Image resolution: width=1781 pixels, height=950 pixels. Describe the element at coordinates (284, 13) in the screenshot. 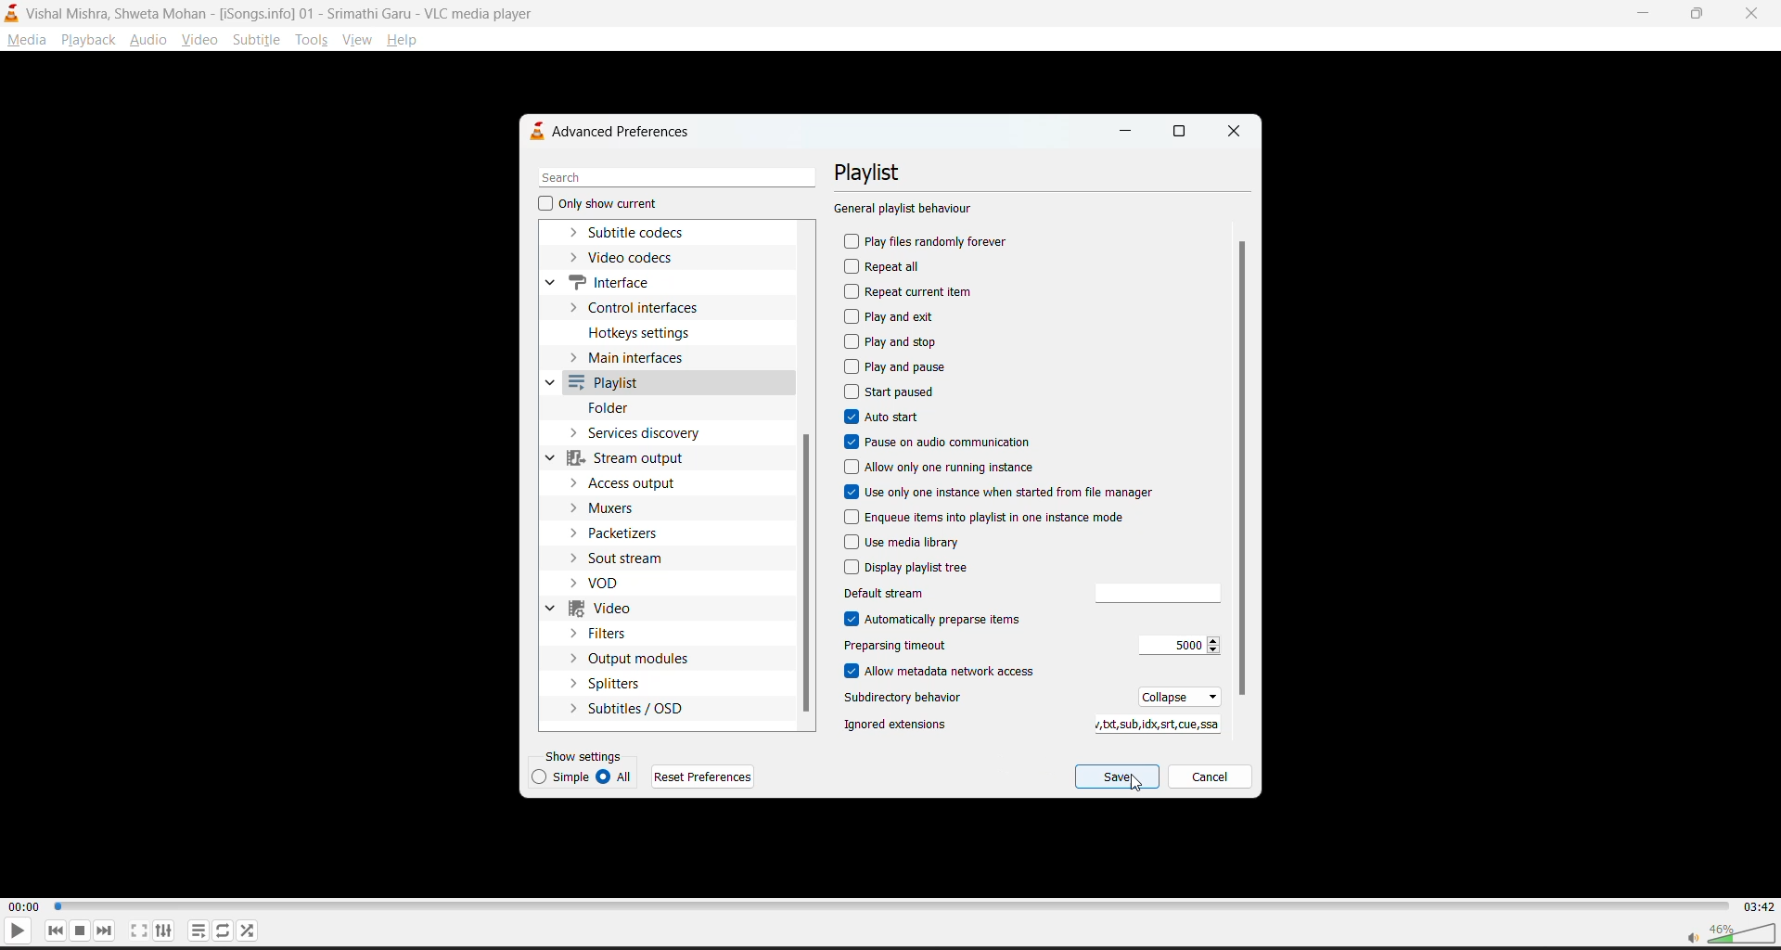

I see `Vishal Mishra, Shweta Mohan - [iSongs.ingo] - 01 - Srimathi Garu - VLC Player` at that location.